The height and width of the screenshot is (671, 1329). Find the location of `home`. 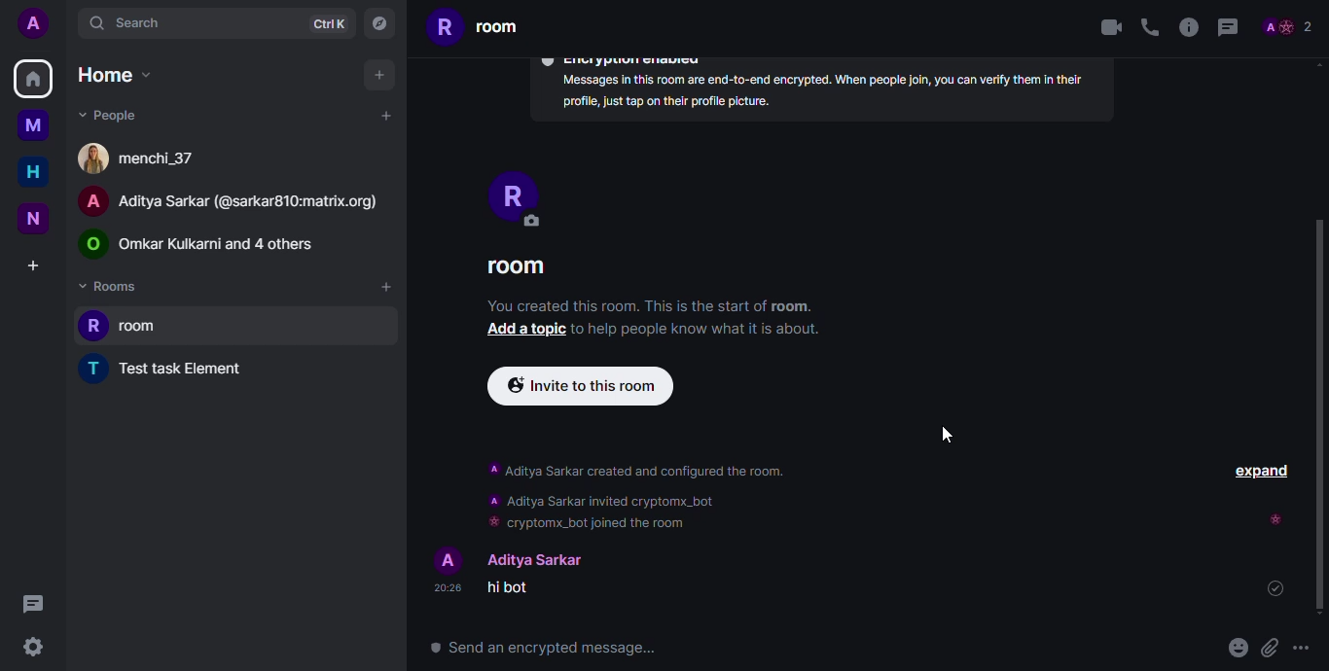

home is located at coordinates (116, 74).